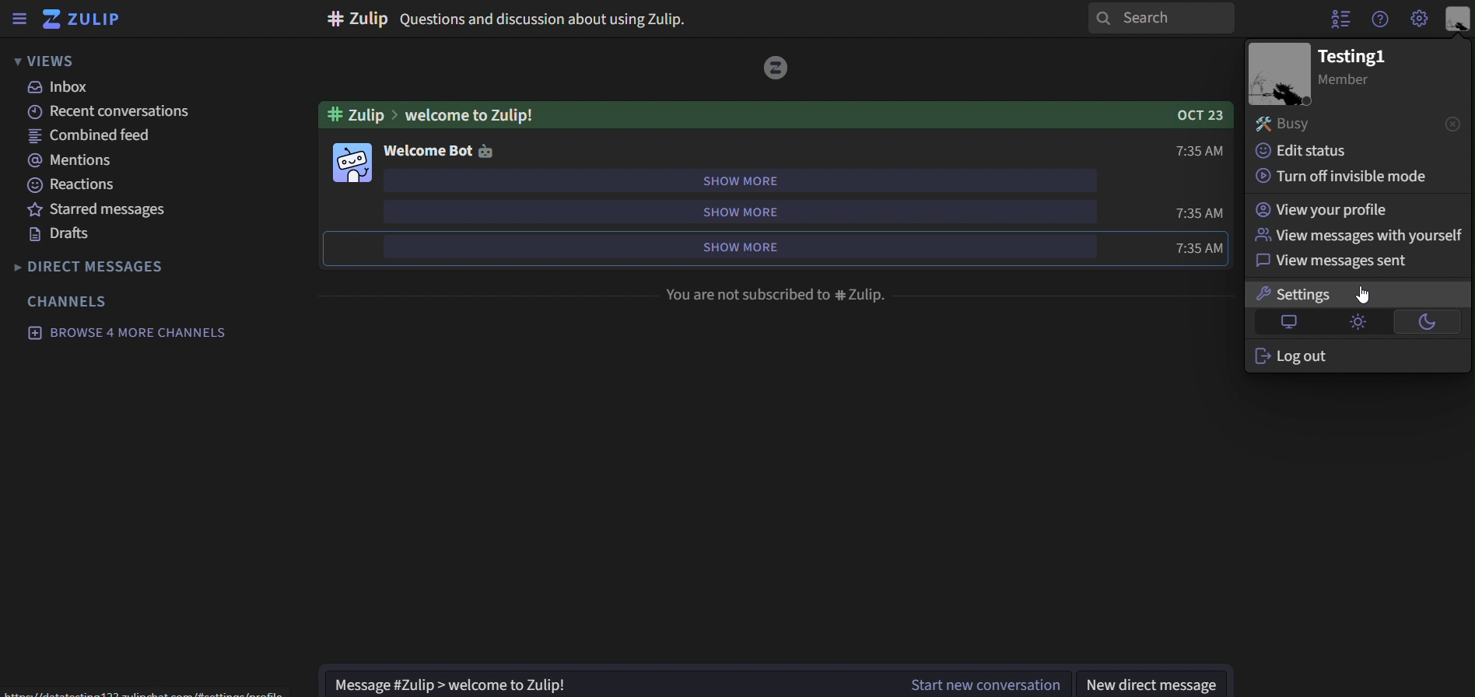 Image resolution: width=1475 pixels, height=697 pixels. Describe the element at coordinates (1305, 356) in the screenshot. I see `logout` at that location.